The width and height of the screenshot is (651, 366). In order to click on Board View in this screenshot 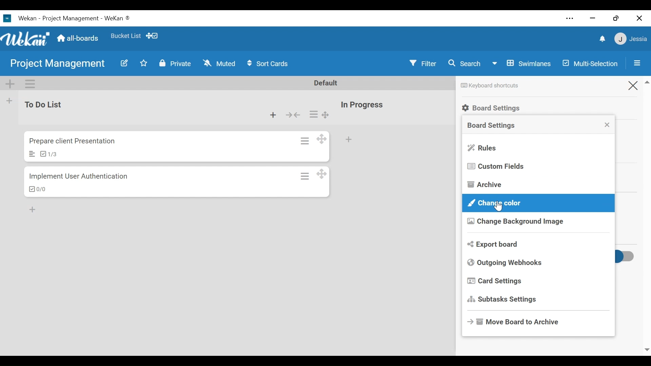, I will do `click(522, 64)`.